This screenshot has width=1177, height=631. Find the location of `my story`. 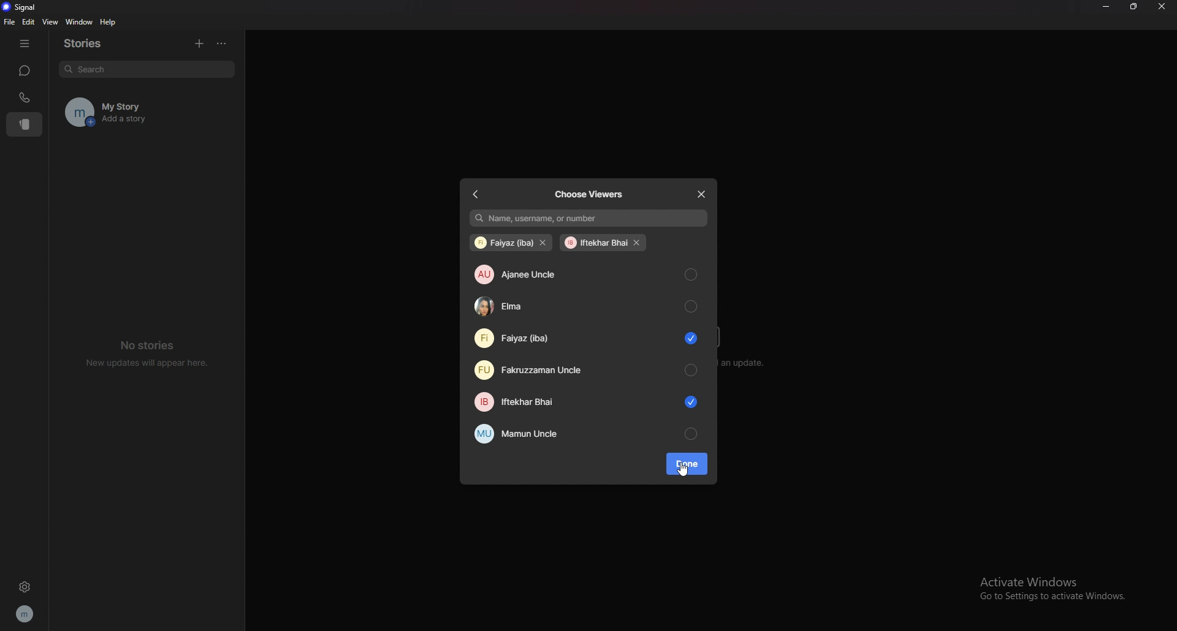

my story is located at coordinates (147, 113).